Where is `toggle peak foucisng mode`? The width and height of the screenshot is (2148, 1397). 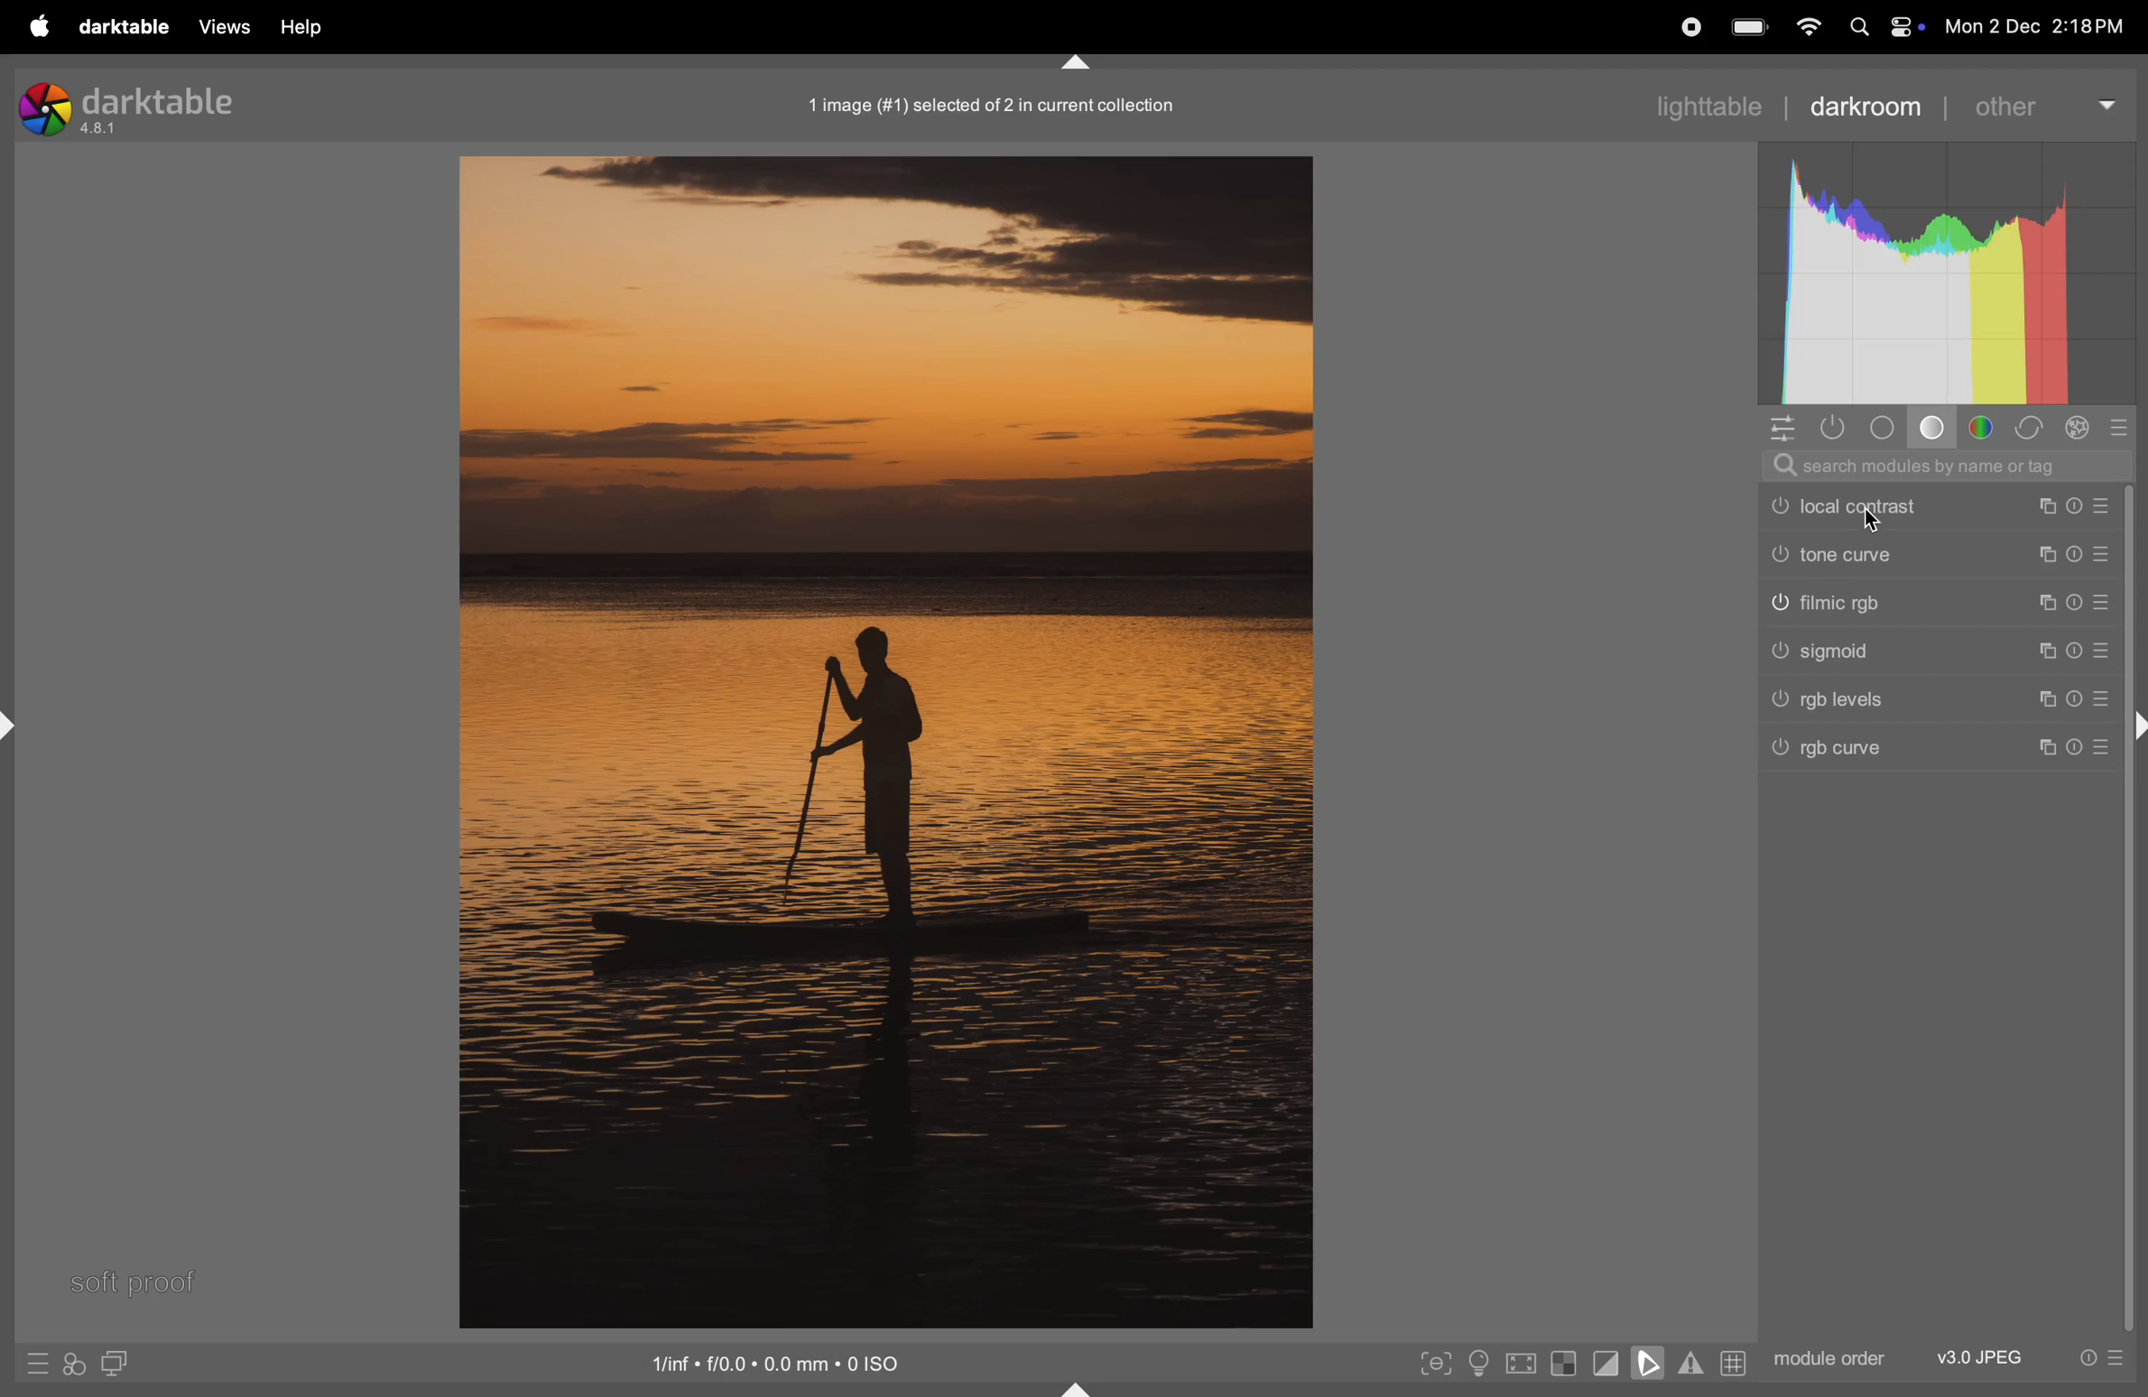
toggle peak foucisng mode is located at coordinates (1434, 1362).